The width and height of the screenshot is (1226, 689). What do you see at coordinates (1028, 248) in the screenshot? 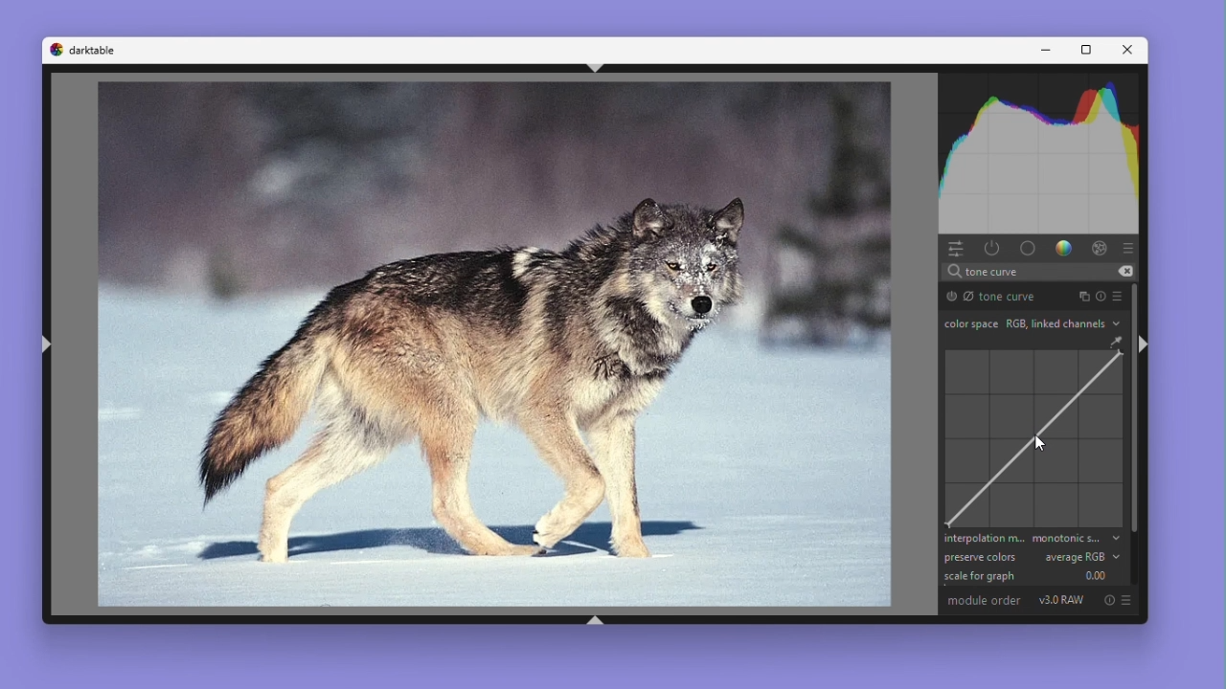
I see `base` at bounding box center [1028, 248].